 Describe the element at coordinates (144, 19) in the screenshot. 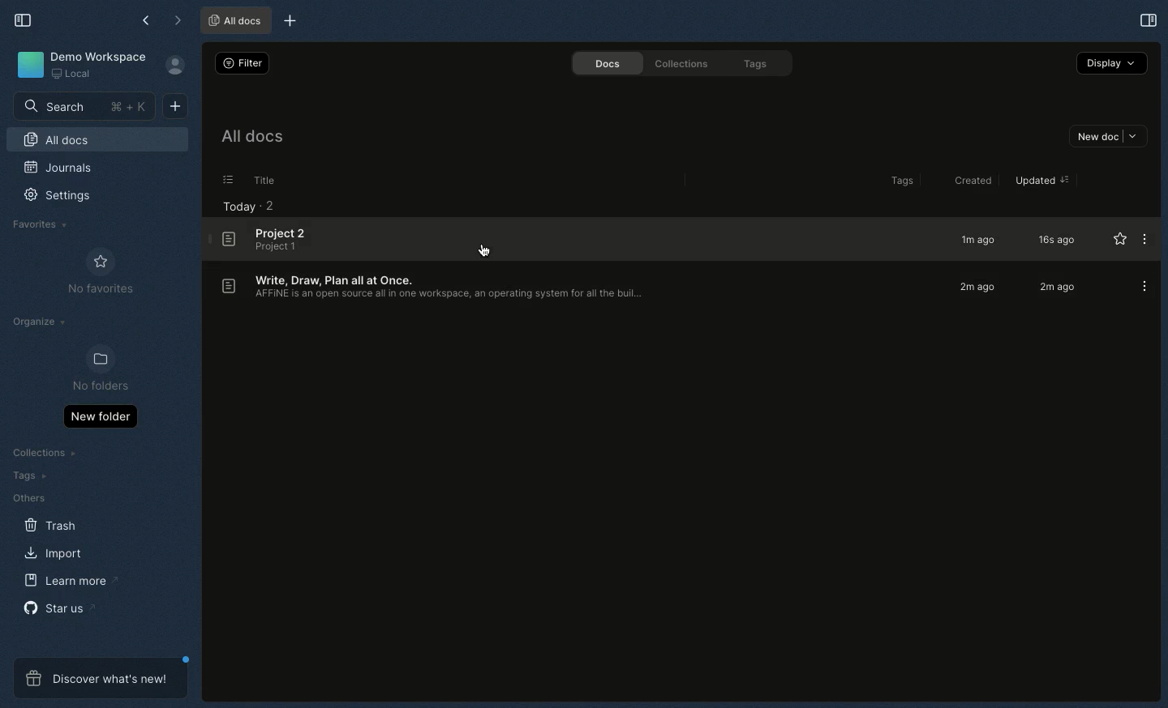

I see `Back` at that location.